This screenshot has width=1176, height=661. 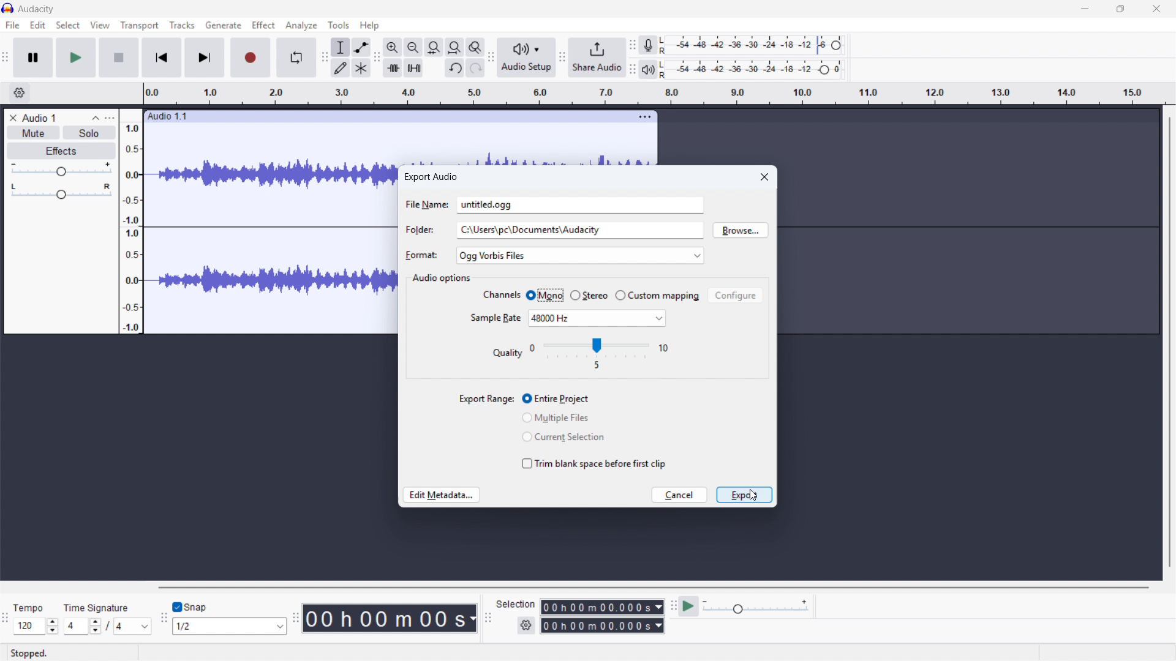 I want to click on channels, so click(x=500, y=296).